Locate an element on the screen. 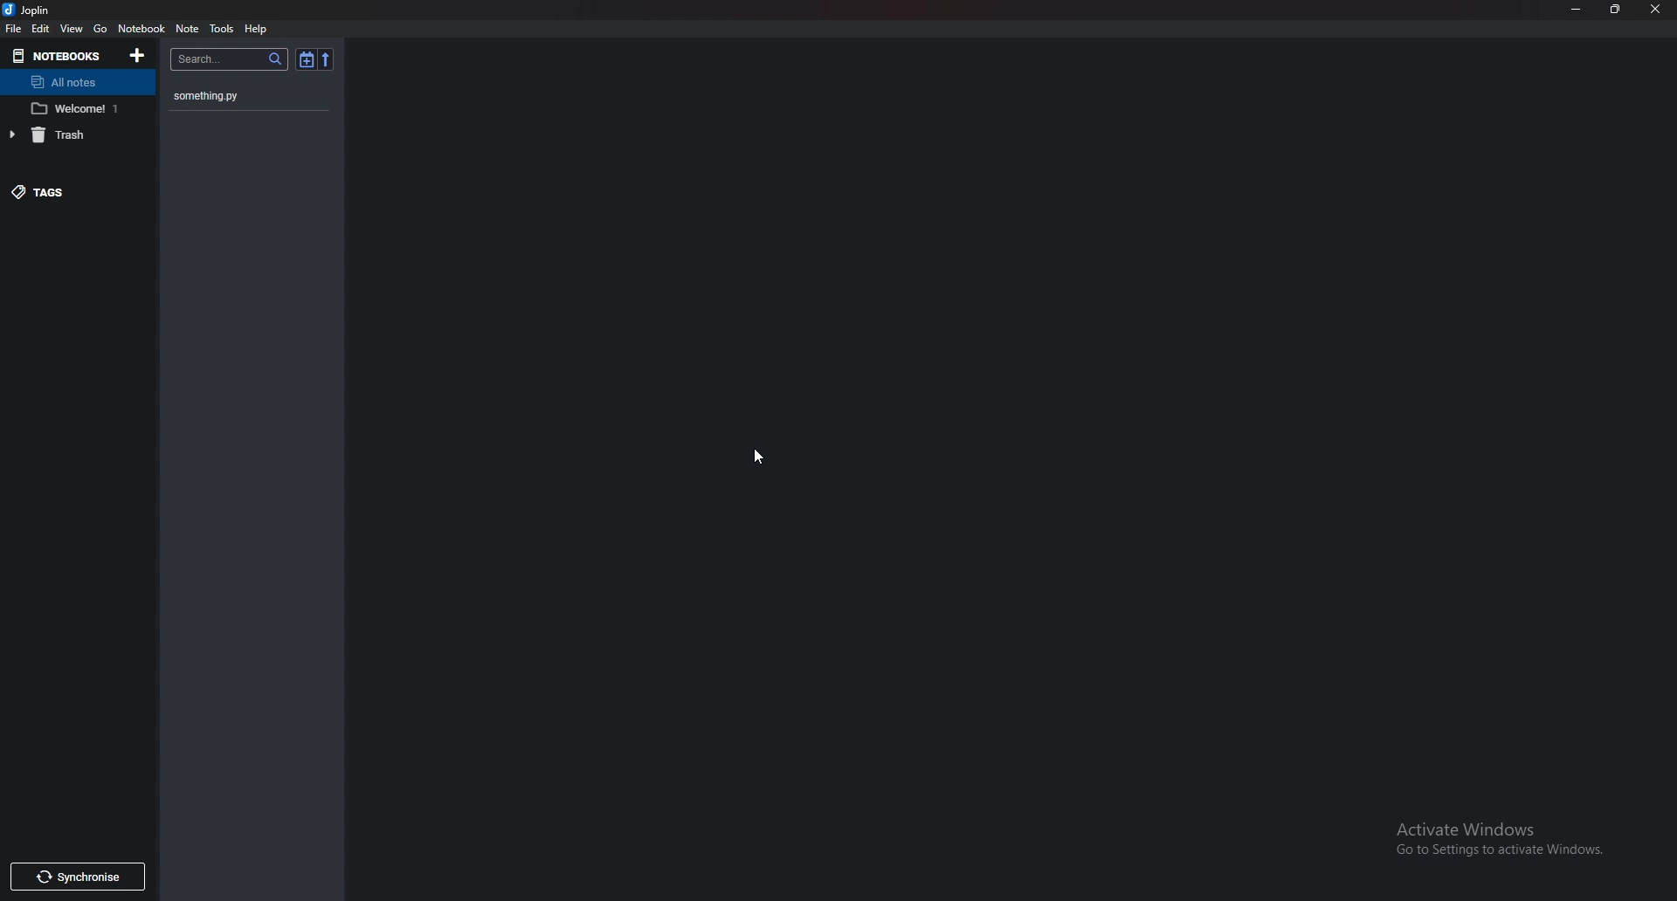 This screenshot has height=901, width=1677. Resize is located at coordinates (1612, 10).